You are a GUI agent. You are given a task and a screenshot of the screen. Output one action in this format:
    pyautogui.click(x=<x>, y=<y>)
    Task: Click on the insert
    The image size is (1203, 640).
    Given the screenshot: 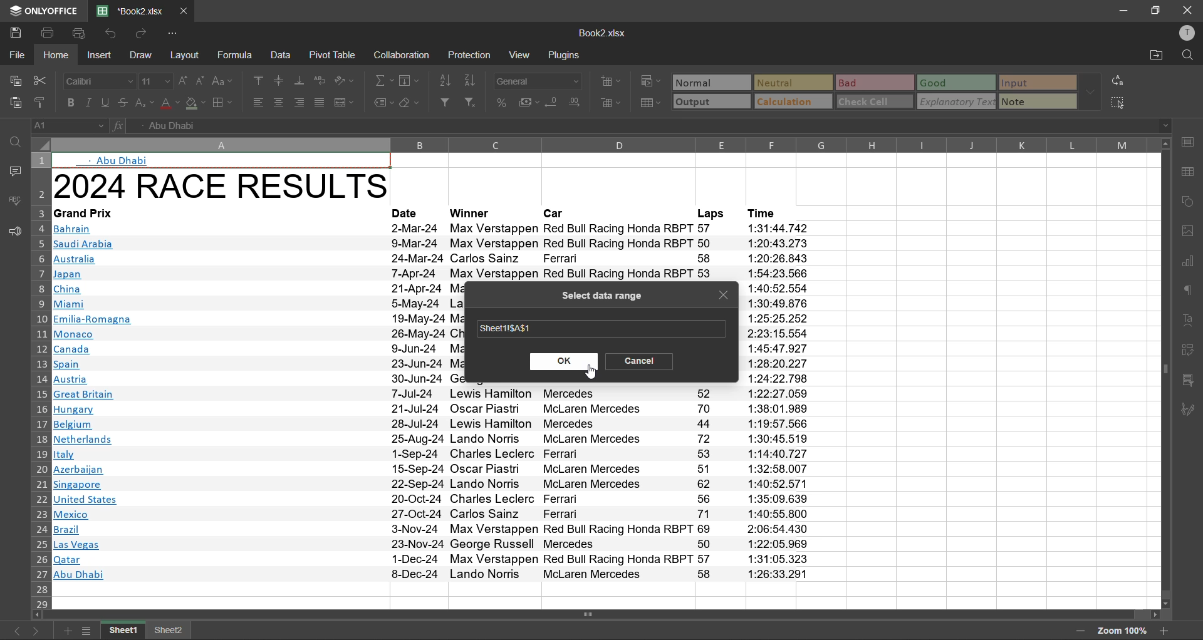 What is the action you would take?
    pyautogui.click(x=97, y=54)
    